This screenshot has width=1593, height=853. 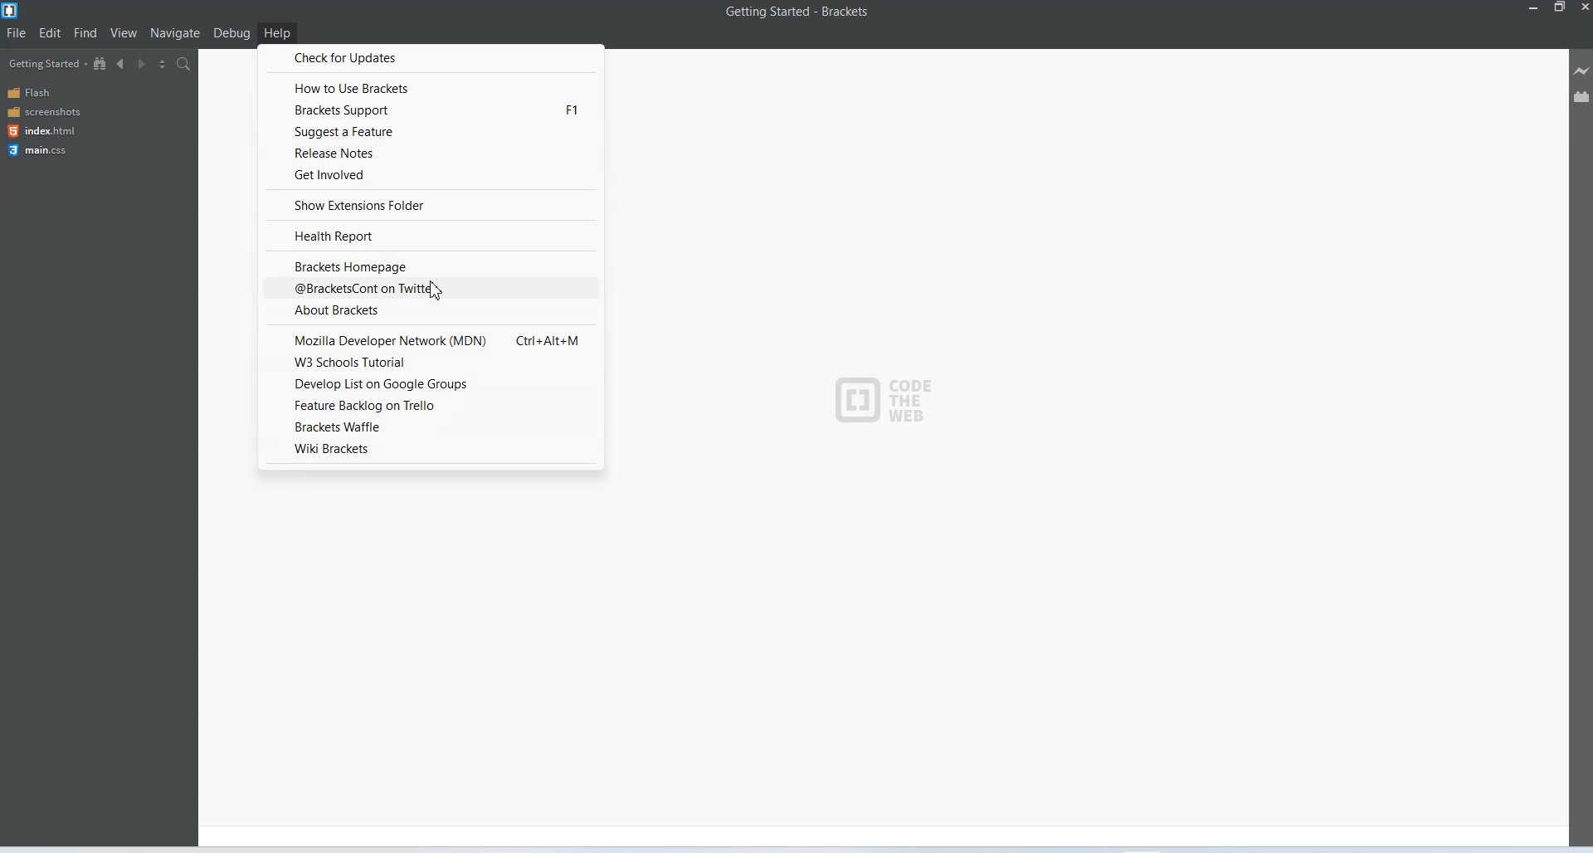 What do you see at coordinates (176, 33) in the screenshot?
I see `Navigate` at bounding box center [176, 33].